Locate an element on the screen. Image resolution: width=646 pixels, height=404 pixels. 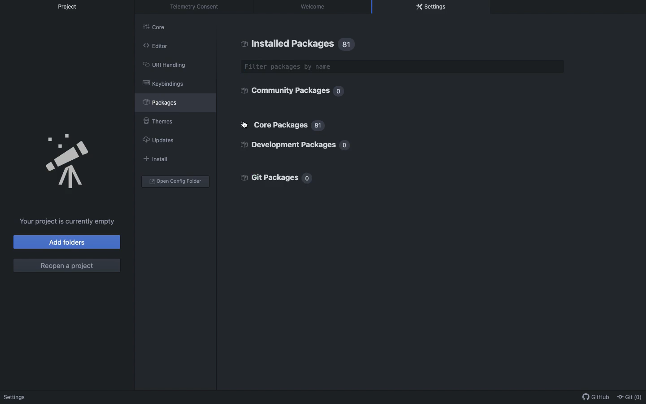
Install is located at coordinates (154, 158).